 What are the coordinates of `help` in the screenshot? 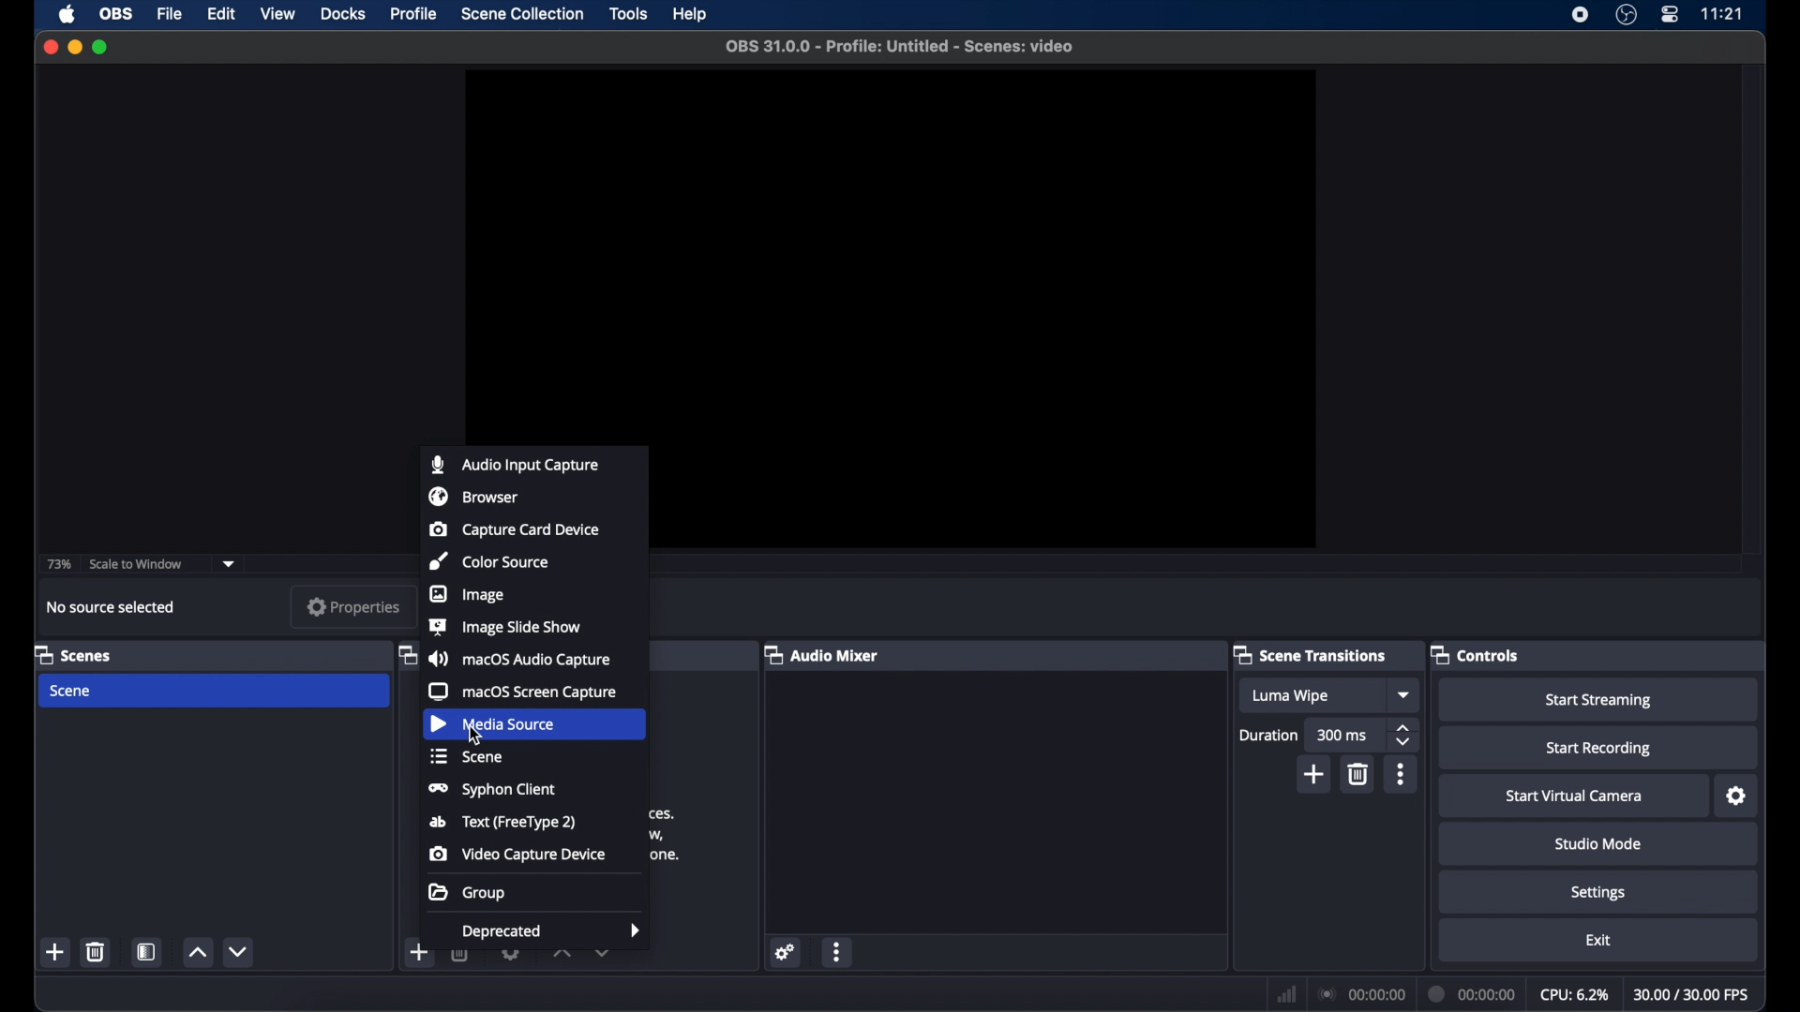 It's located at (692, 14).